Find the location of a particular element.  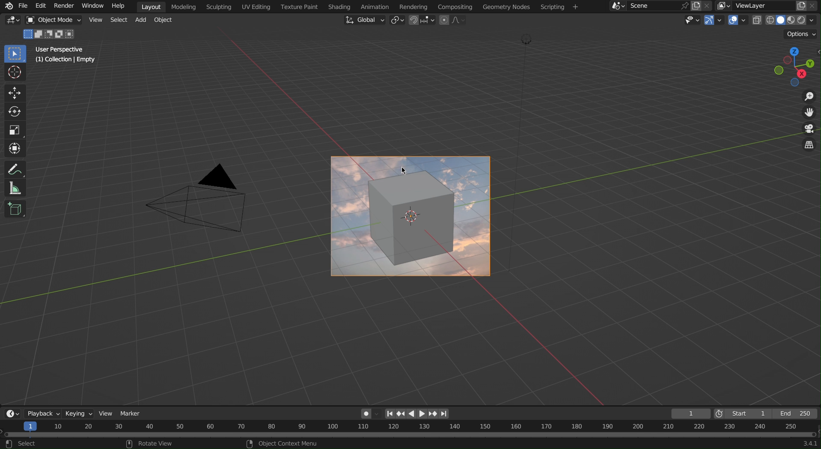

Camera is located at coordinates (218, 203).